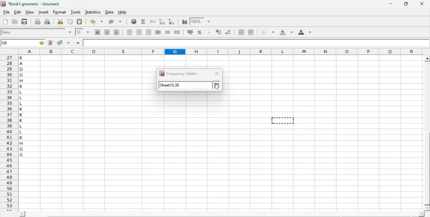 The width and height of the screenshot is (430, 217). What do you see at coordinates (30, 12) in the screenshot?
I see `view` at bounding box center [30, 12].